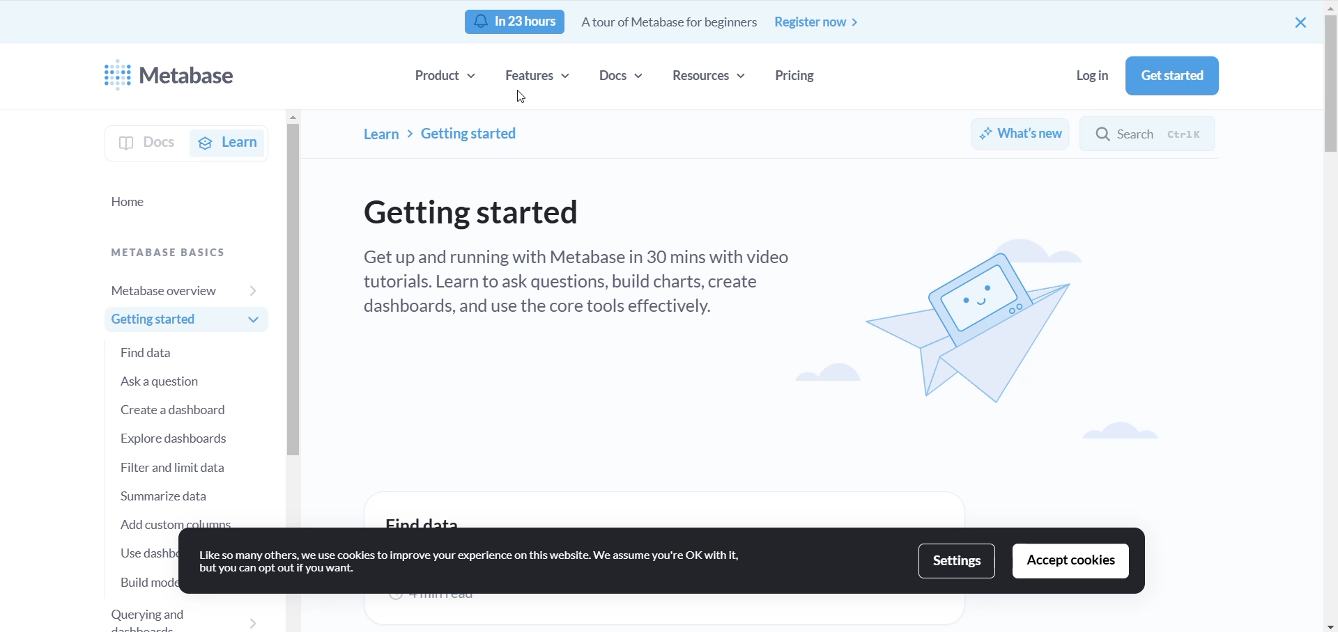 The width and height of the screenshot is (1338, 632). I want to click on scrollbar, so click(1329, 88).